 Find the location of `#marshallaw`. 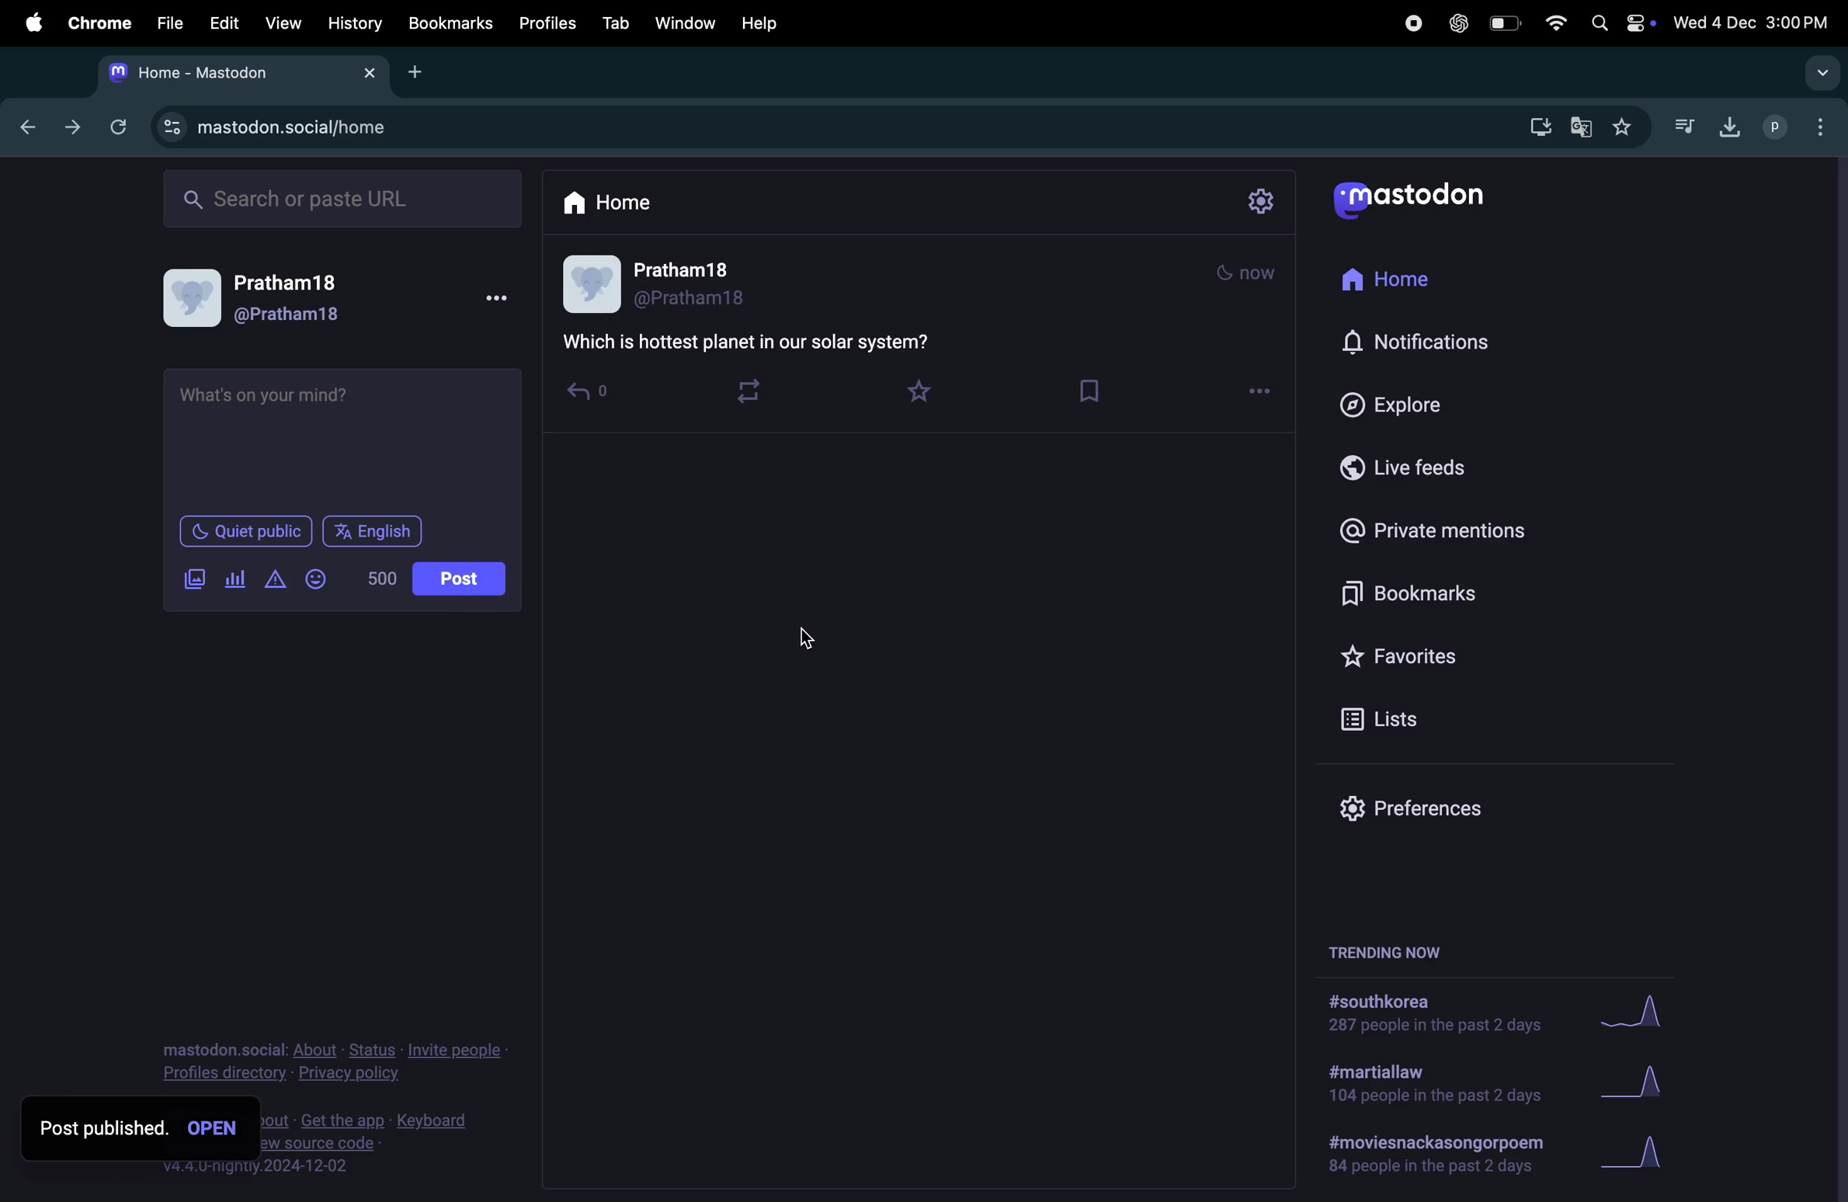

#marshallaw is located at coordinates (1435, 1085).